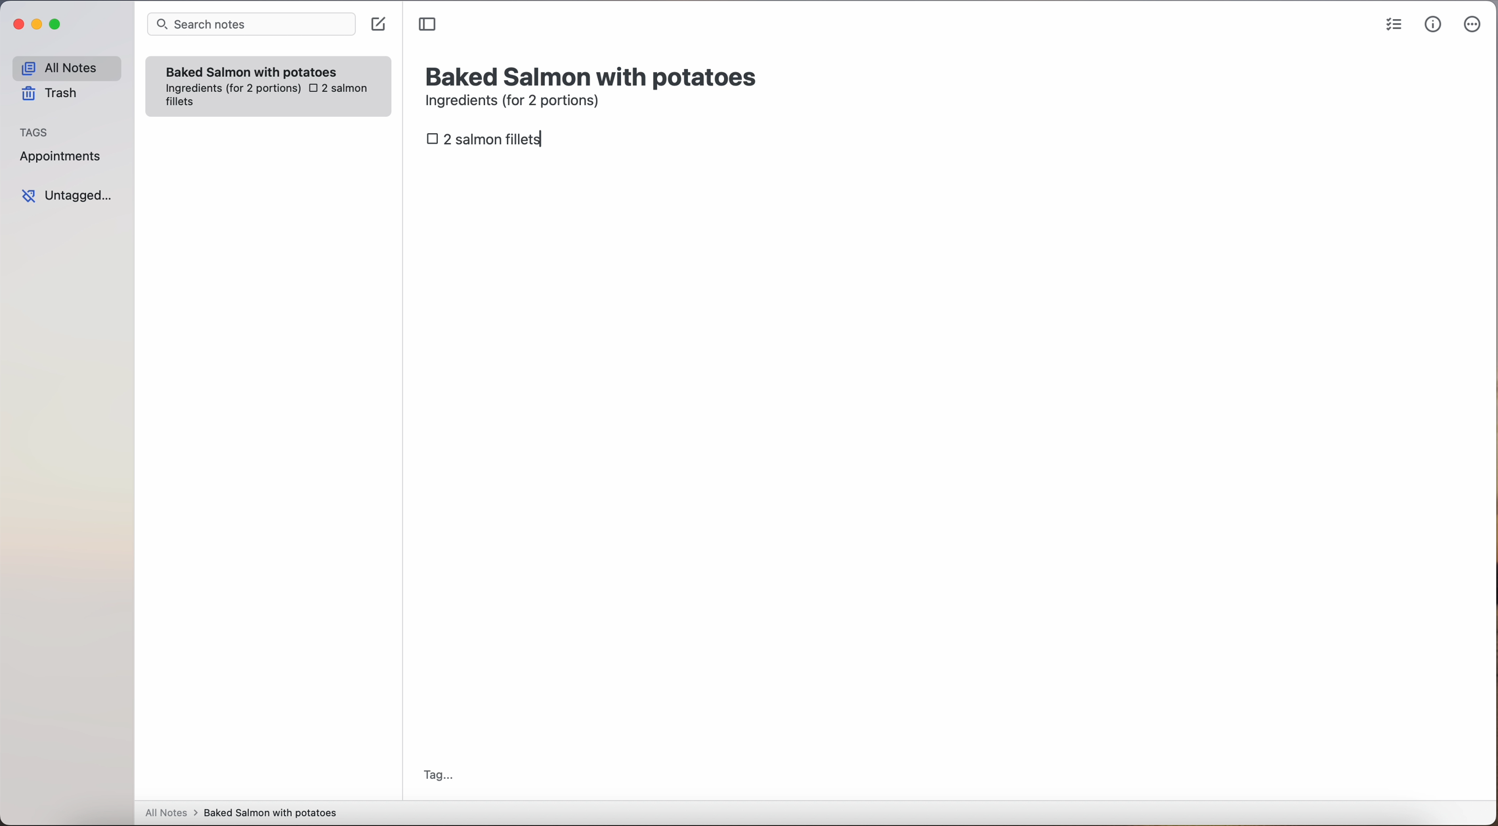 The height and width of the screenshot is (826, 1498). I want to click on more options, so click(1475, 25).